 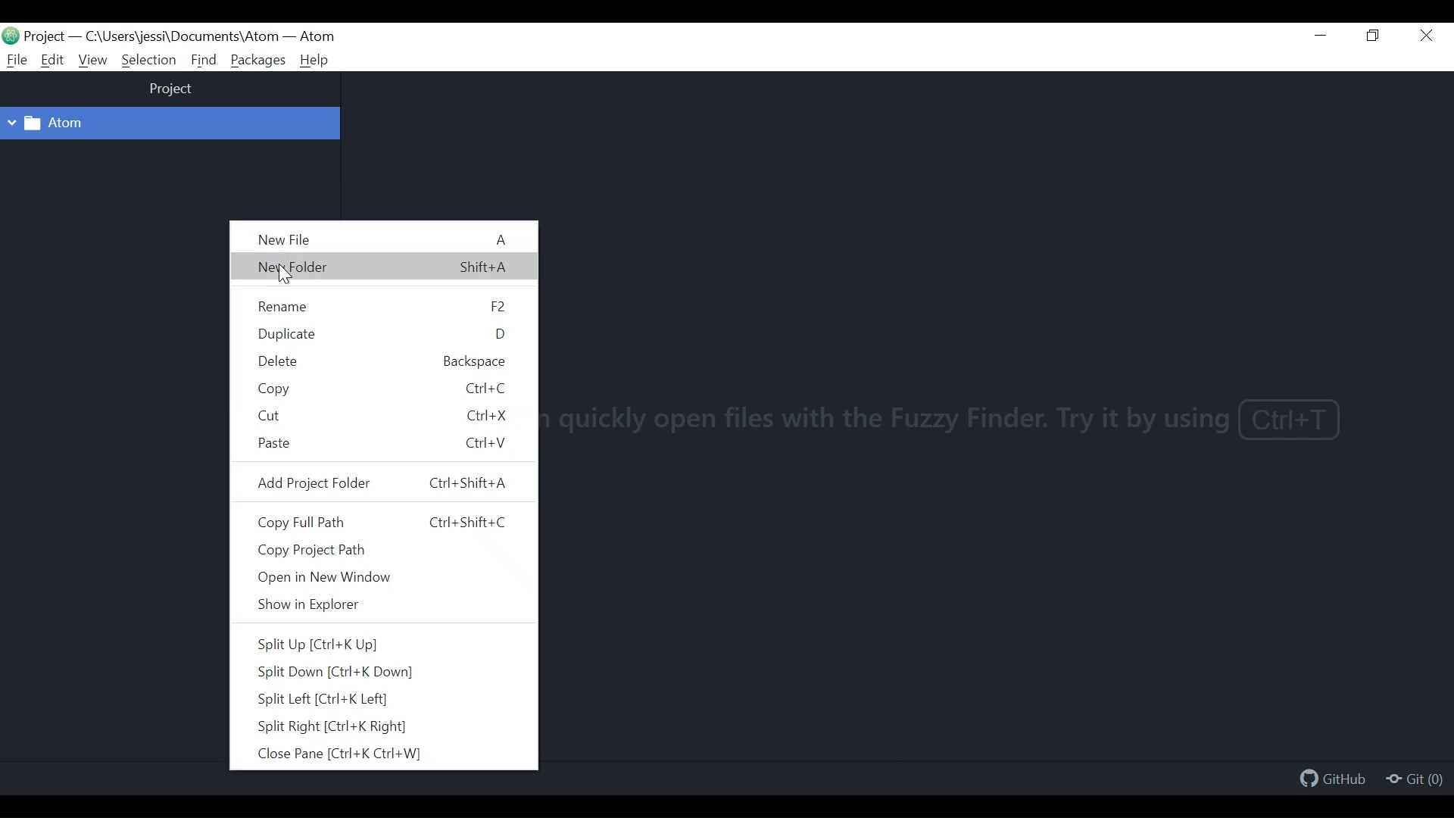 What do you see at coordinates (317, 37) in the screenshot?
I see `Atom` at bounding box center [317, 37].